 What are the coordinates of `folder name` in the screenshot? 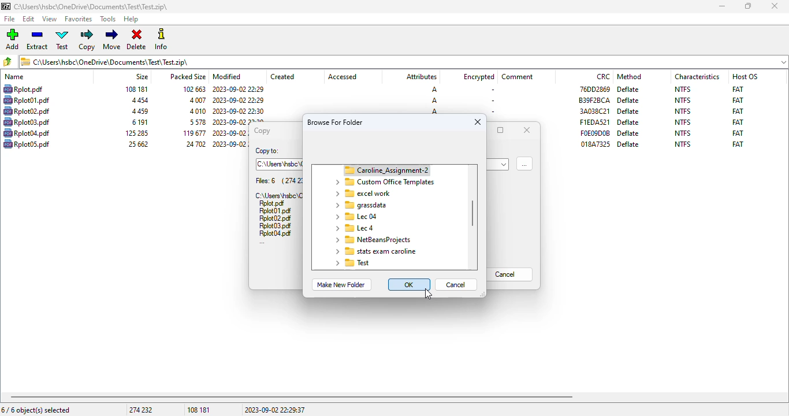 It's located at (355, 216).